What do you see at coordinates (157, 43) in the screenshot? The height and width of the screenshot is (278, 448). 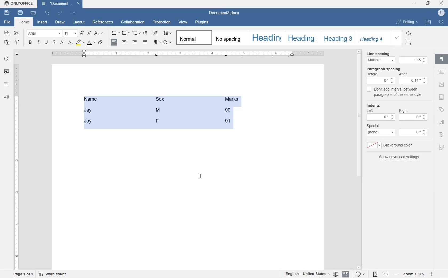 I see `NONPRINTING CHARACTERS` at bounding box center [157, 43].